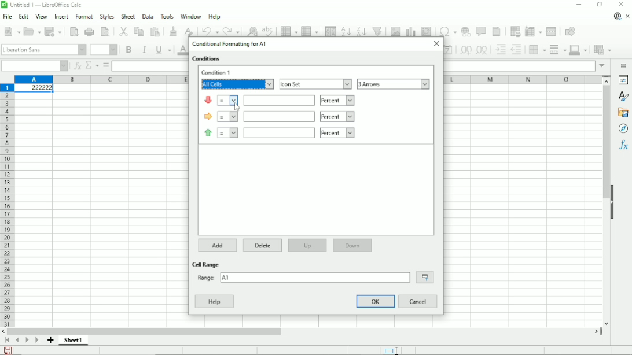  I want to click on Sidebar settings, so click(624, 65).